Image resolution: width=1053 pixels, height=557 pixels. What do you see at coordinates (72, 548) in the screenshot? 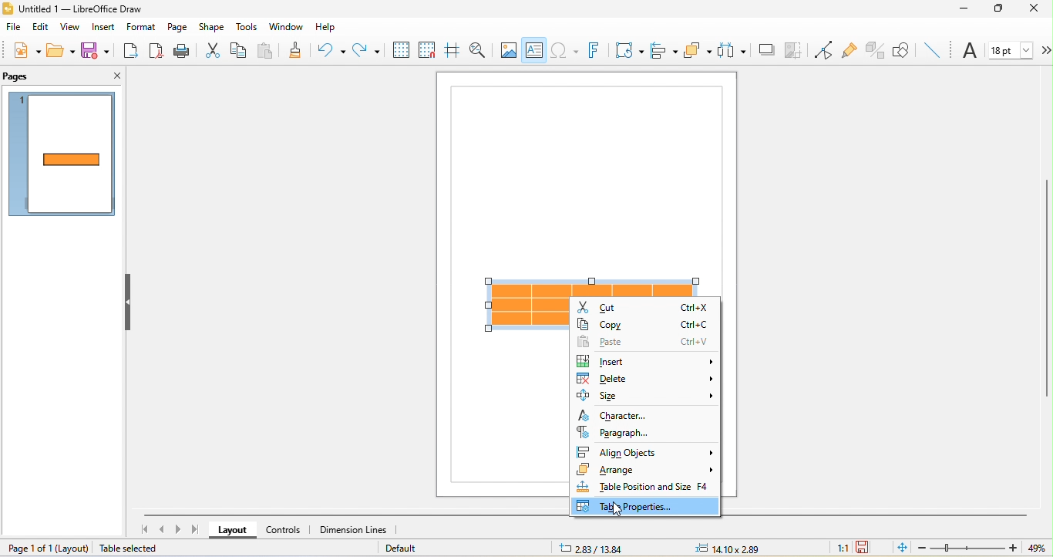
I see `layout` at bounding box center [72, 548].